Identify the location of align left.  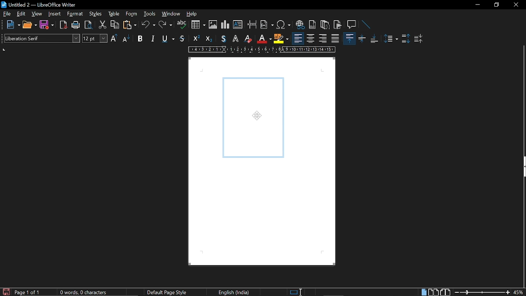
(298, 39).